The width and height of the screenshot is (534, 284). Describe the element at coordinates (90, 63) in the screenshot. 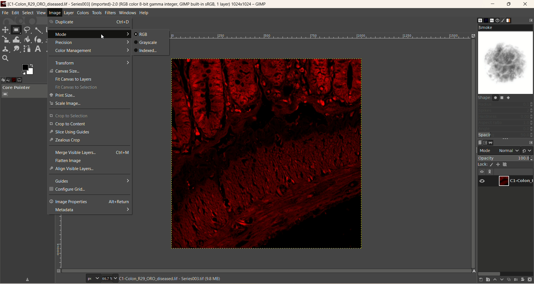

I see `transform` at that location.